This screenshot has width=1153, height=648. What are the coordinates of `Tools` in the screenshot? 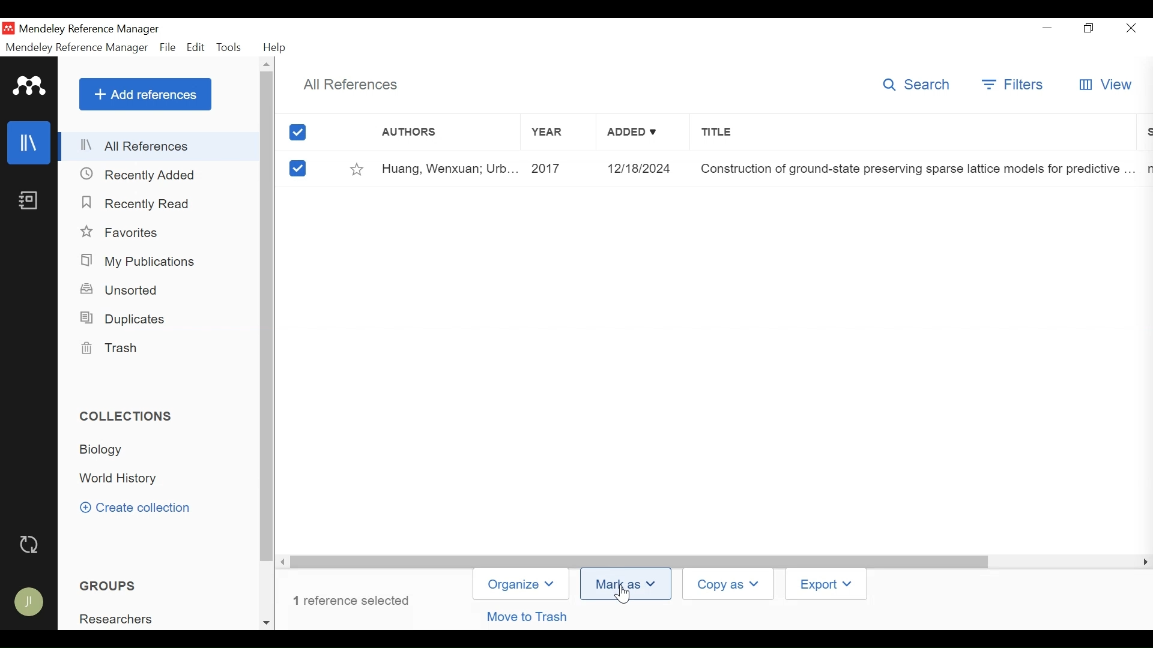 It's located at (230, 47).